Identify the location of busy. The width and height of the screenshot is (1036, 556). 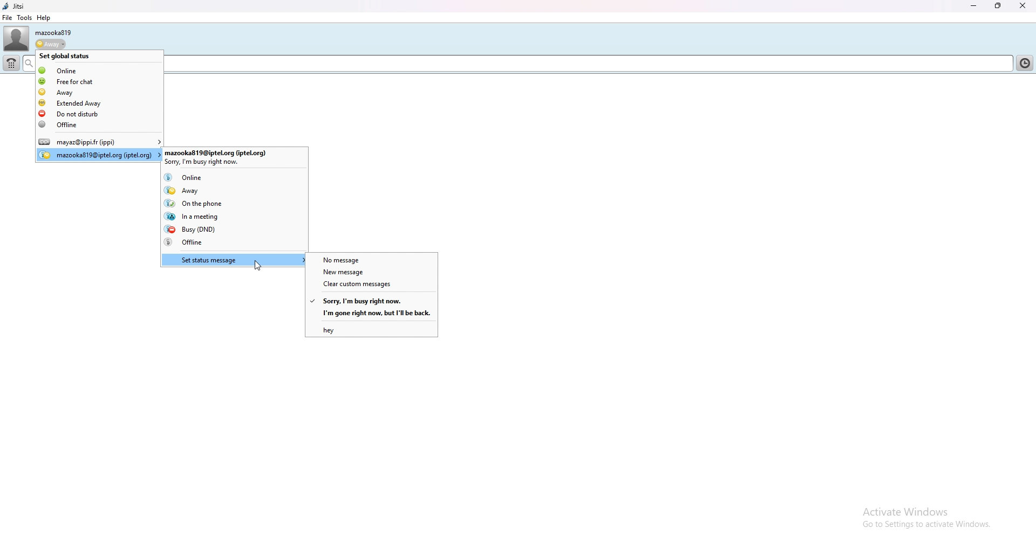
(234, 230).